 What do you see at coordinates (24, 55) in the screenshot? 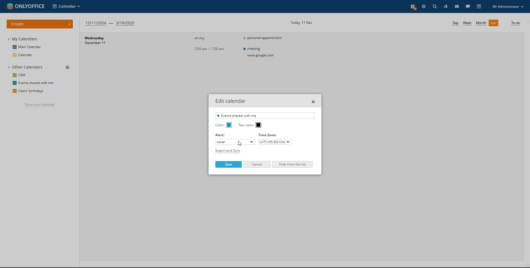
I see `calendar` at bounding box center [24, 55].